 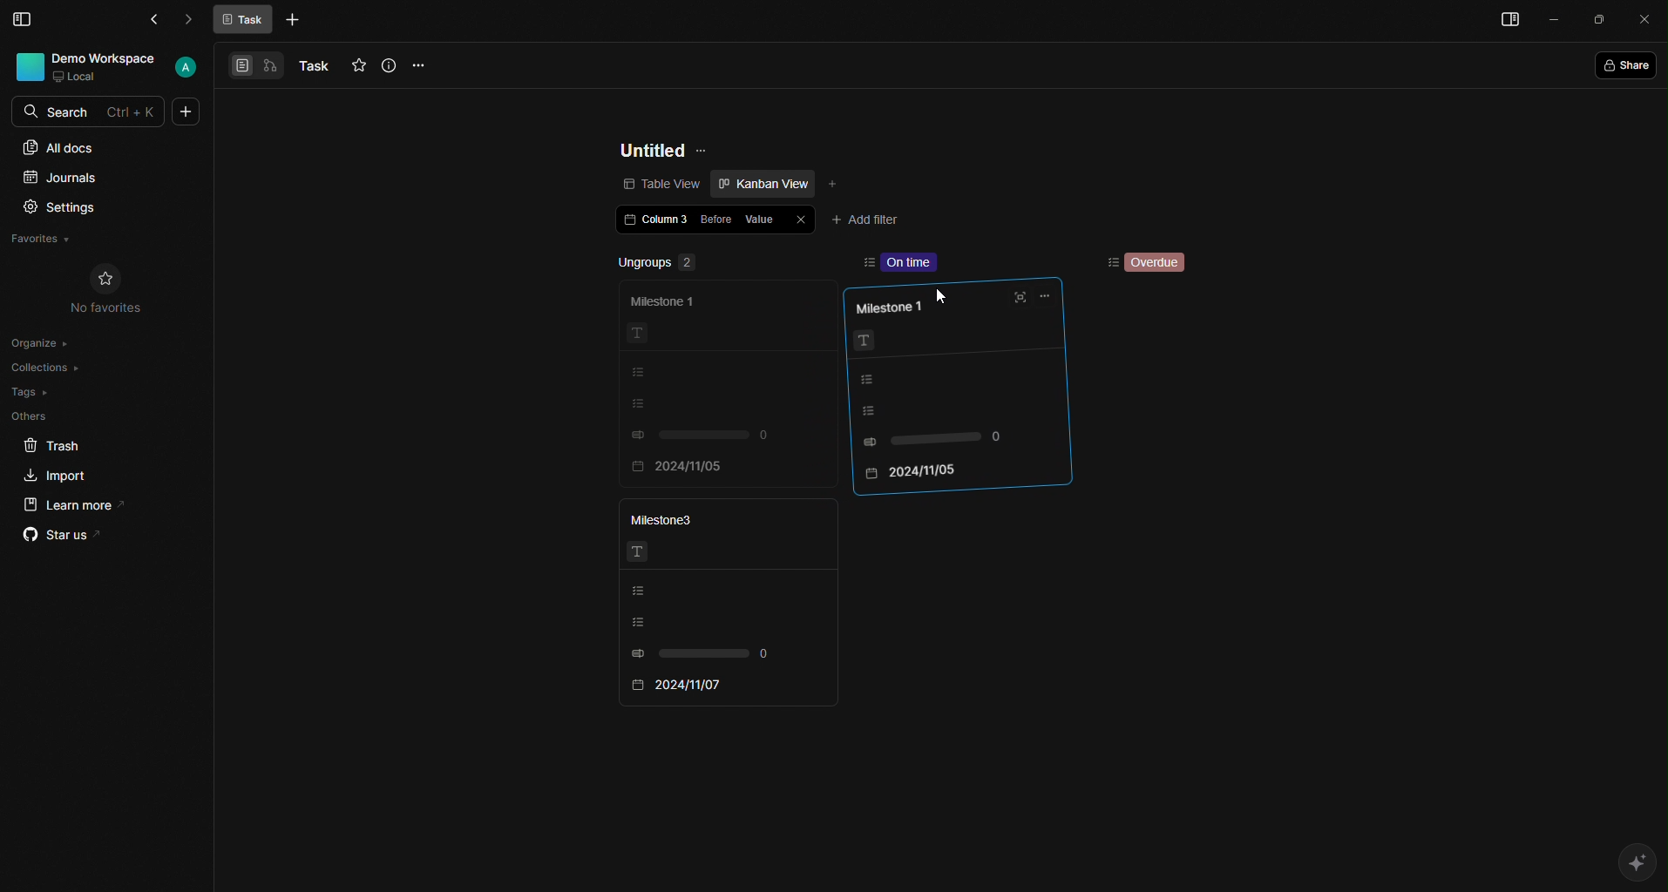 I want to click on Value, so click(x=760, y=216).